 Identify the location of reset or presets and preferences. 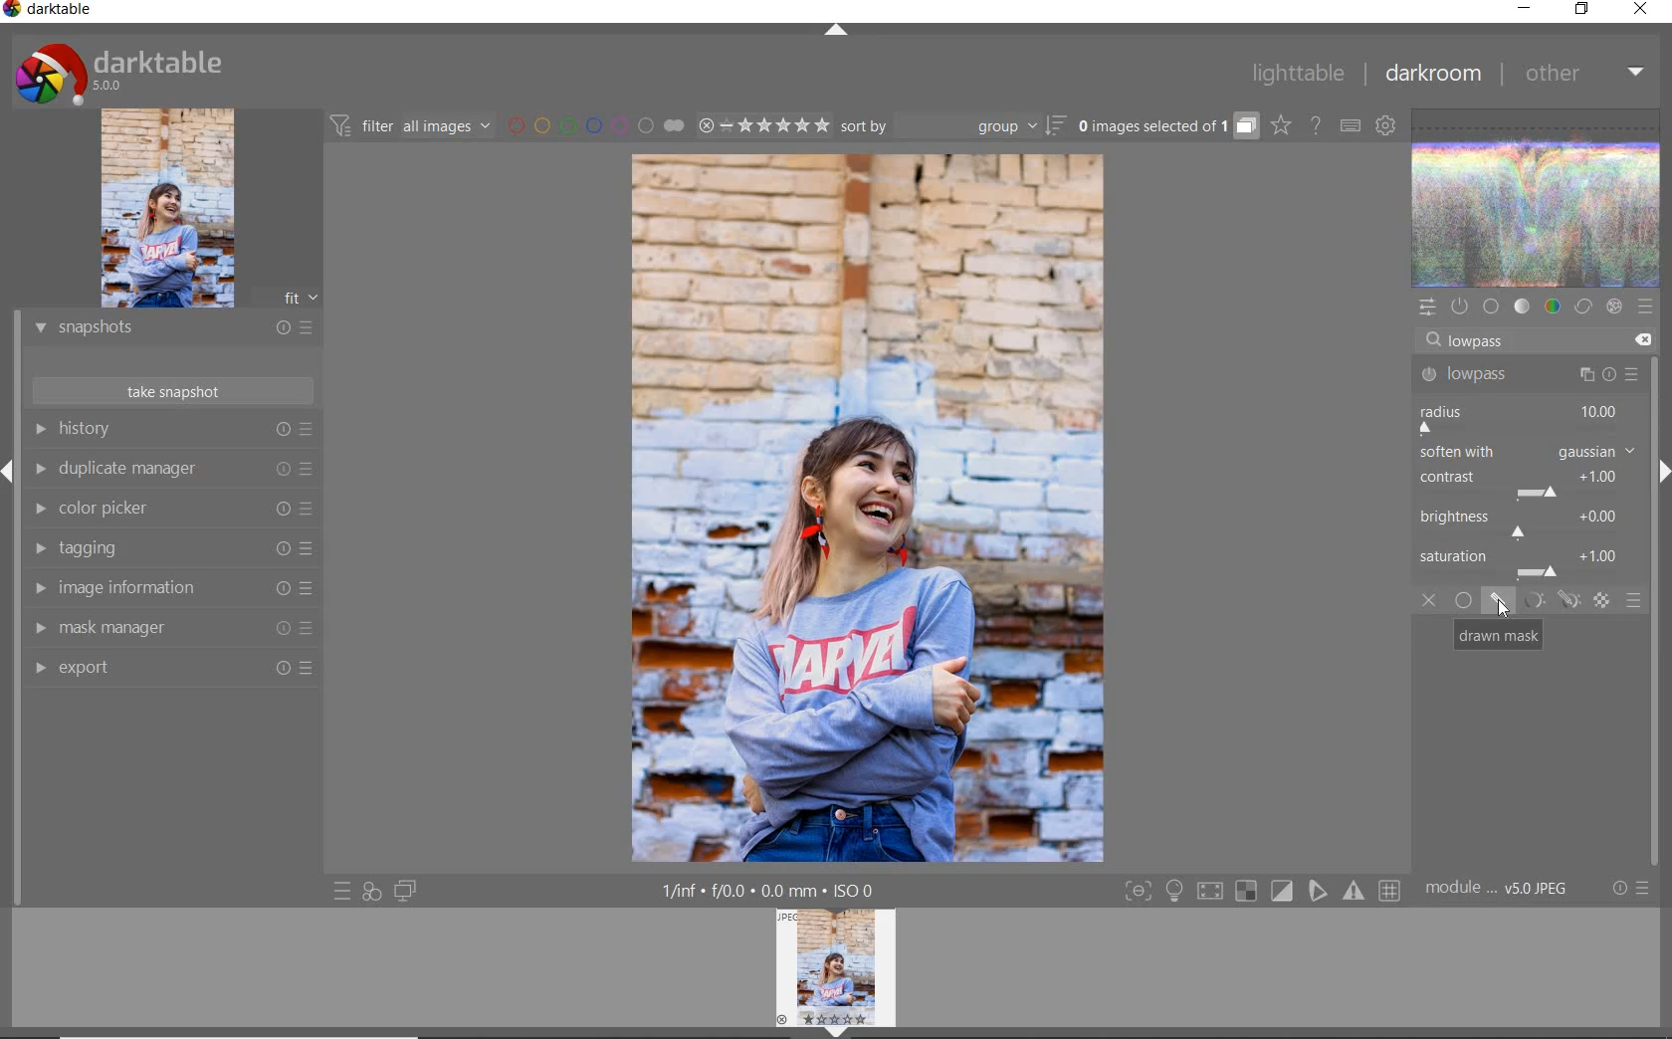
(1632, 889).